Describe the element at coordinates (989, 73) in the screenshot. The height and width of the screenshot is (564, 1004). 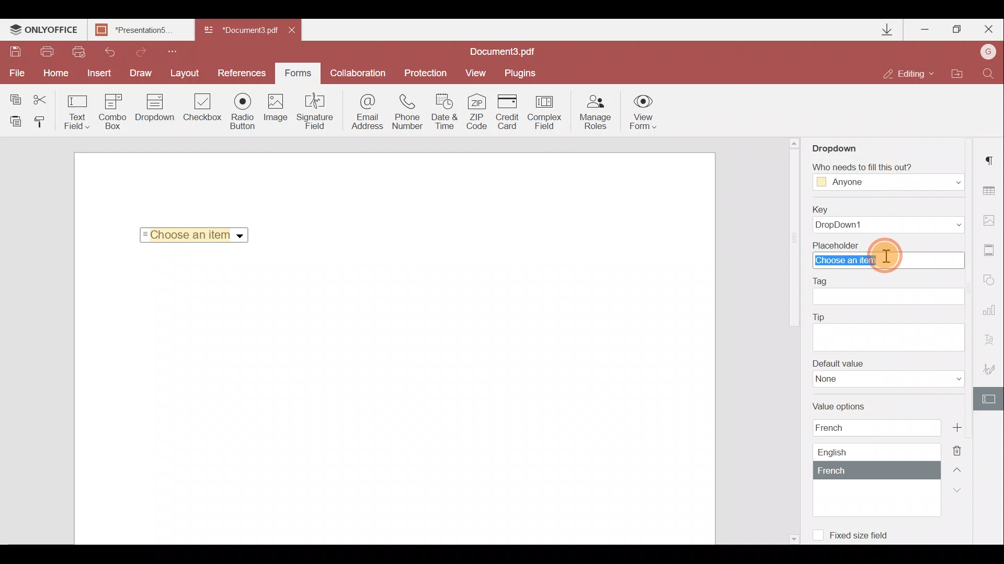
I see `Find` at that location.